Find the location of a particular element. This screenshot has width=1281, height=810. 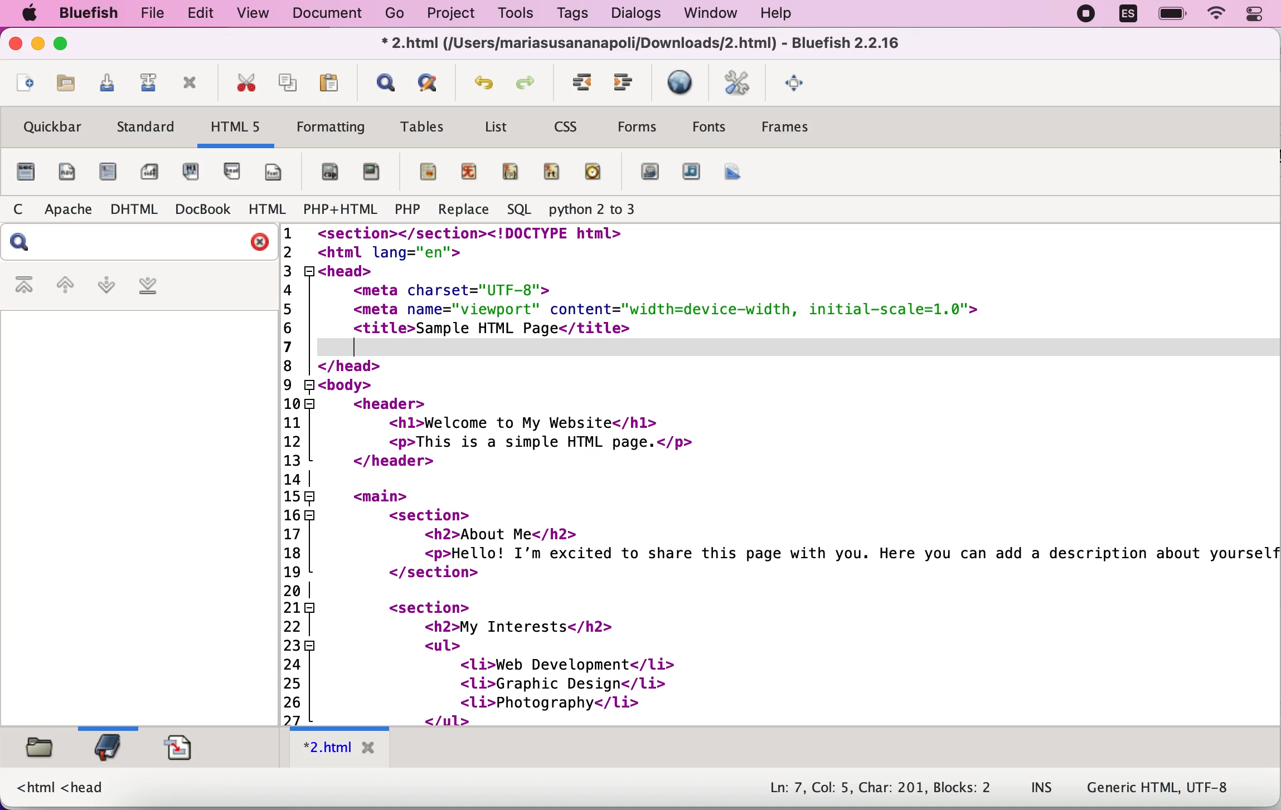

figurecaption is located at coordinates (330, 172).